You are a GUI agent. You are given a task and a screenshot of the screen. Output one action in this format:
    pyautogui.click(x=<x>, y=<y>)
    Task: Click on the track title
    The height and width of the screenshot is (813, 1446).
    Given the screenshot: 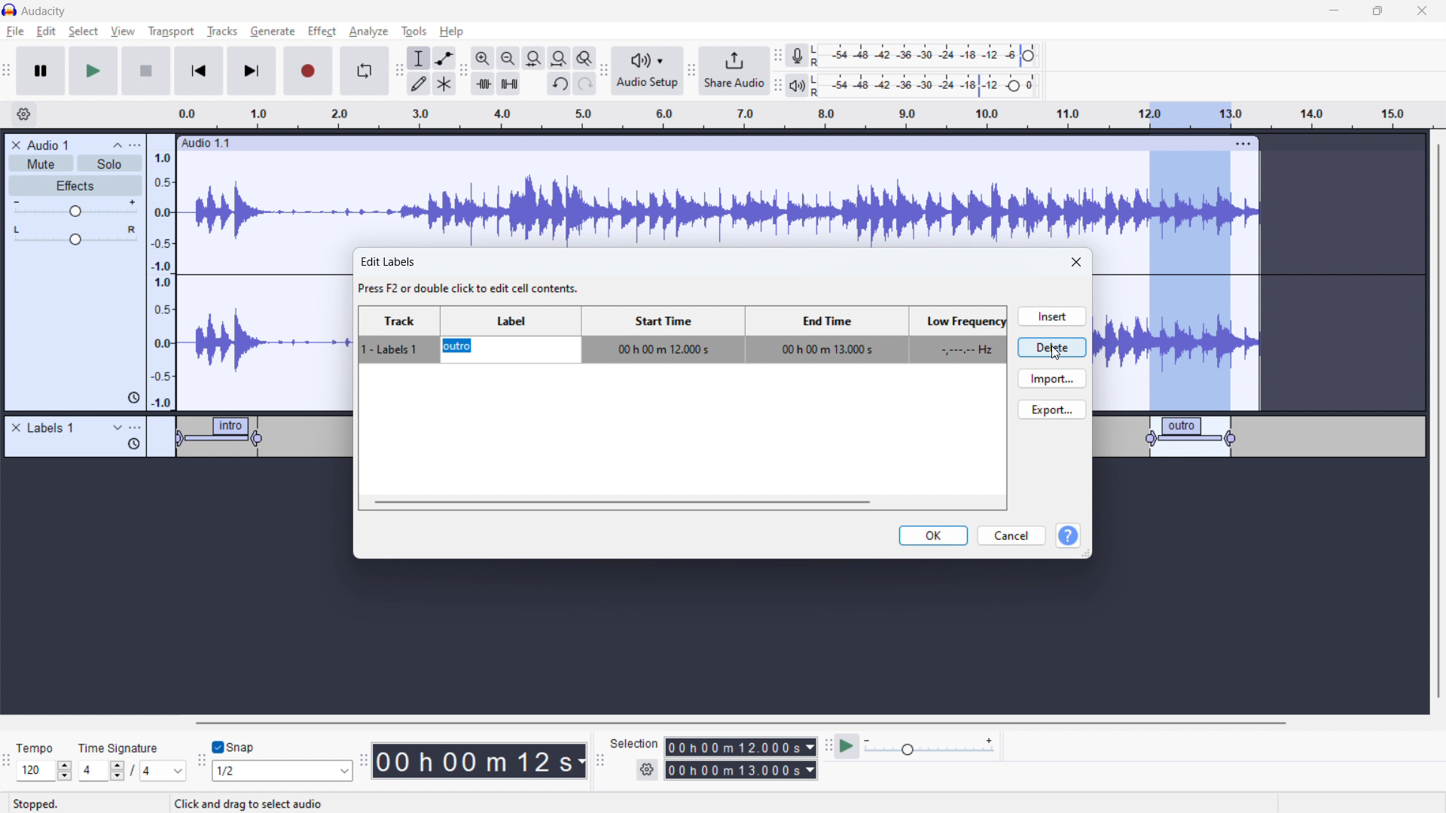 What is the action you would take?
    pyautogui.click(x=50, y=145)
    